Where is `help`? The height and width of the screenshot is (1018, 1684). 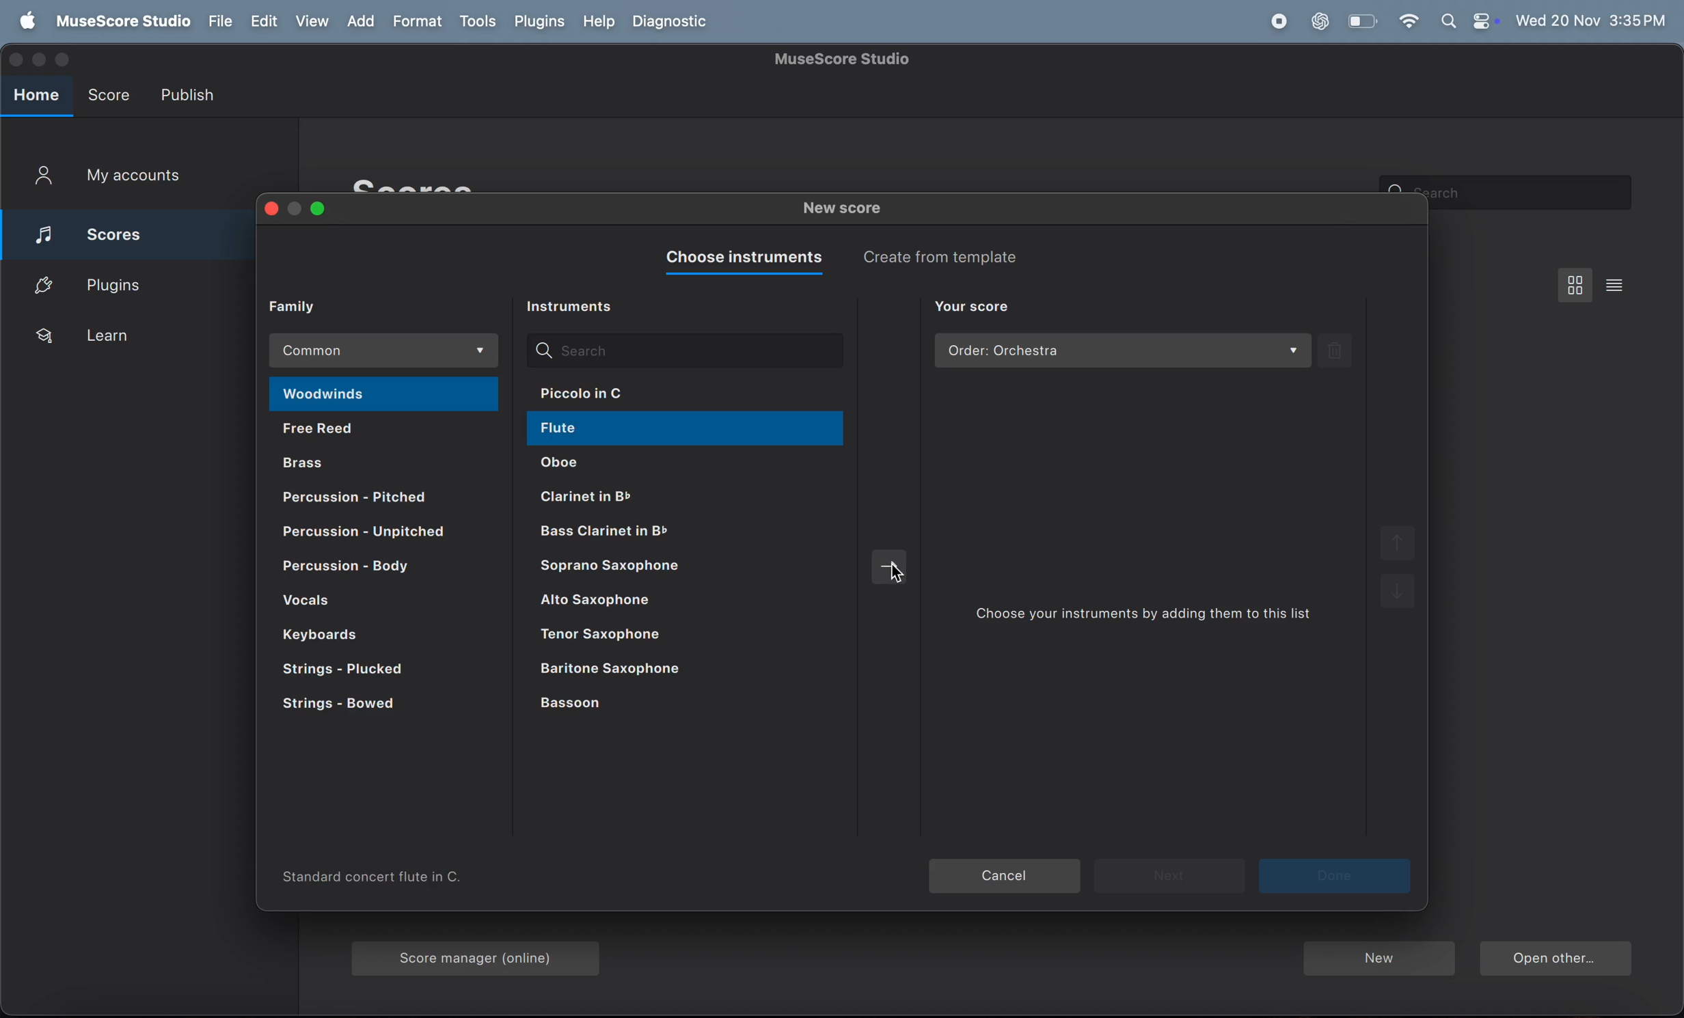
help is located at coordinates (596, 22).